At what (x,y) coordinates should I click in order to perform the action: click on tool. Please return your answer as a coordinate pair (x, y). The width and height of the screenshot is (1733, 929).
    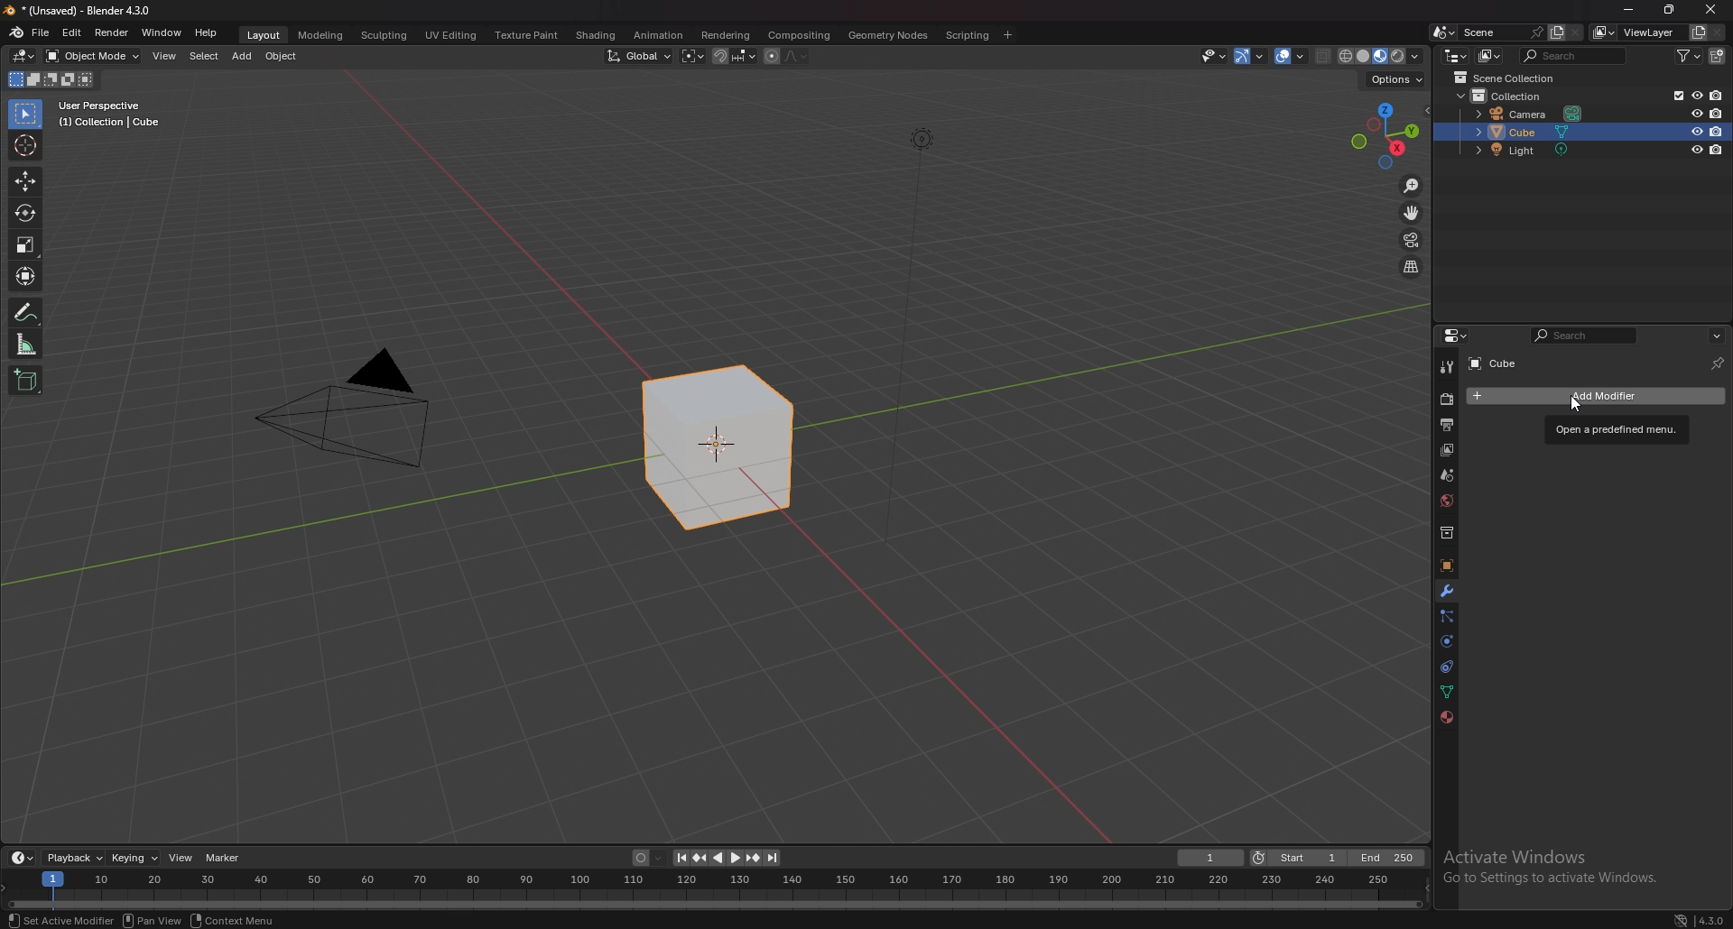
    Looking at the image, I should click on (1447, 368).